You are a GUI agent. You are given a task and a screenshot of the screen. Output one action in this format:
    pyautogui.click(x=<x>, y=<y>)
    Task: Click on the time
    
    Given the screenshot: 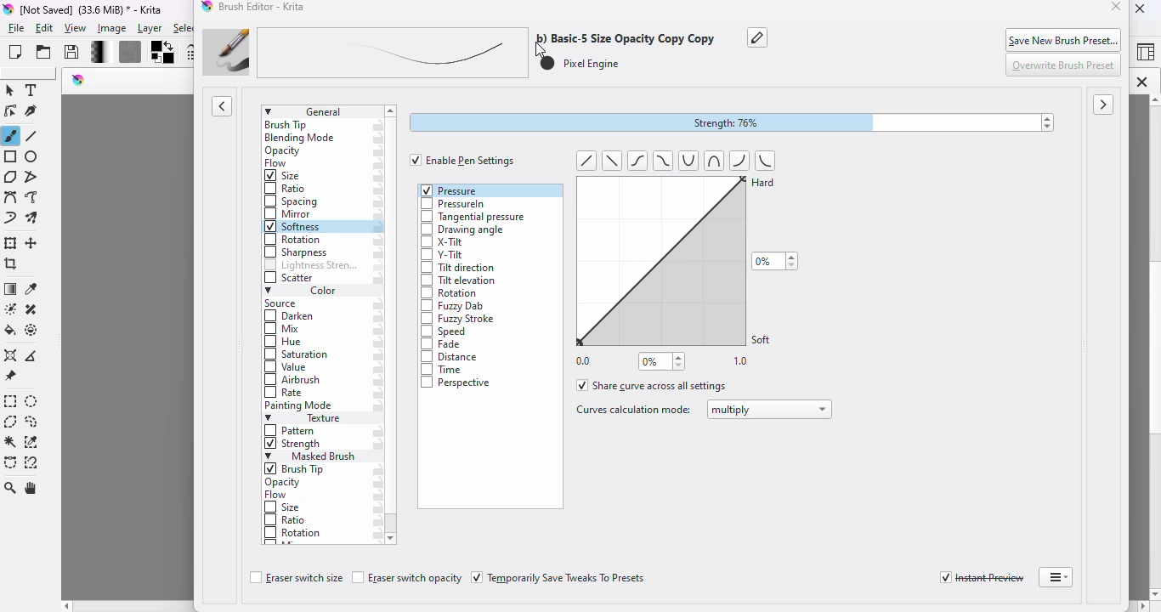 What is the action you would take?
    pyautogui.click(x=445, y=370)
    